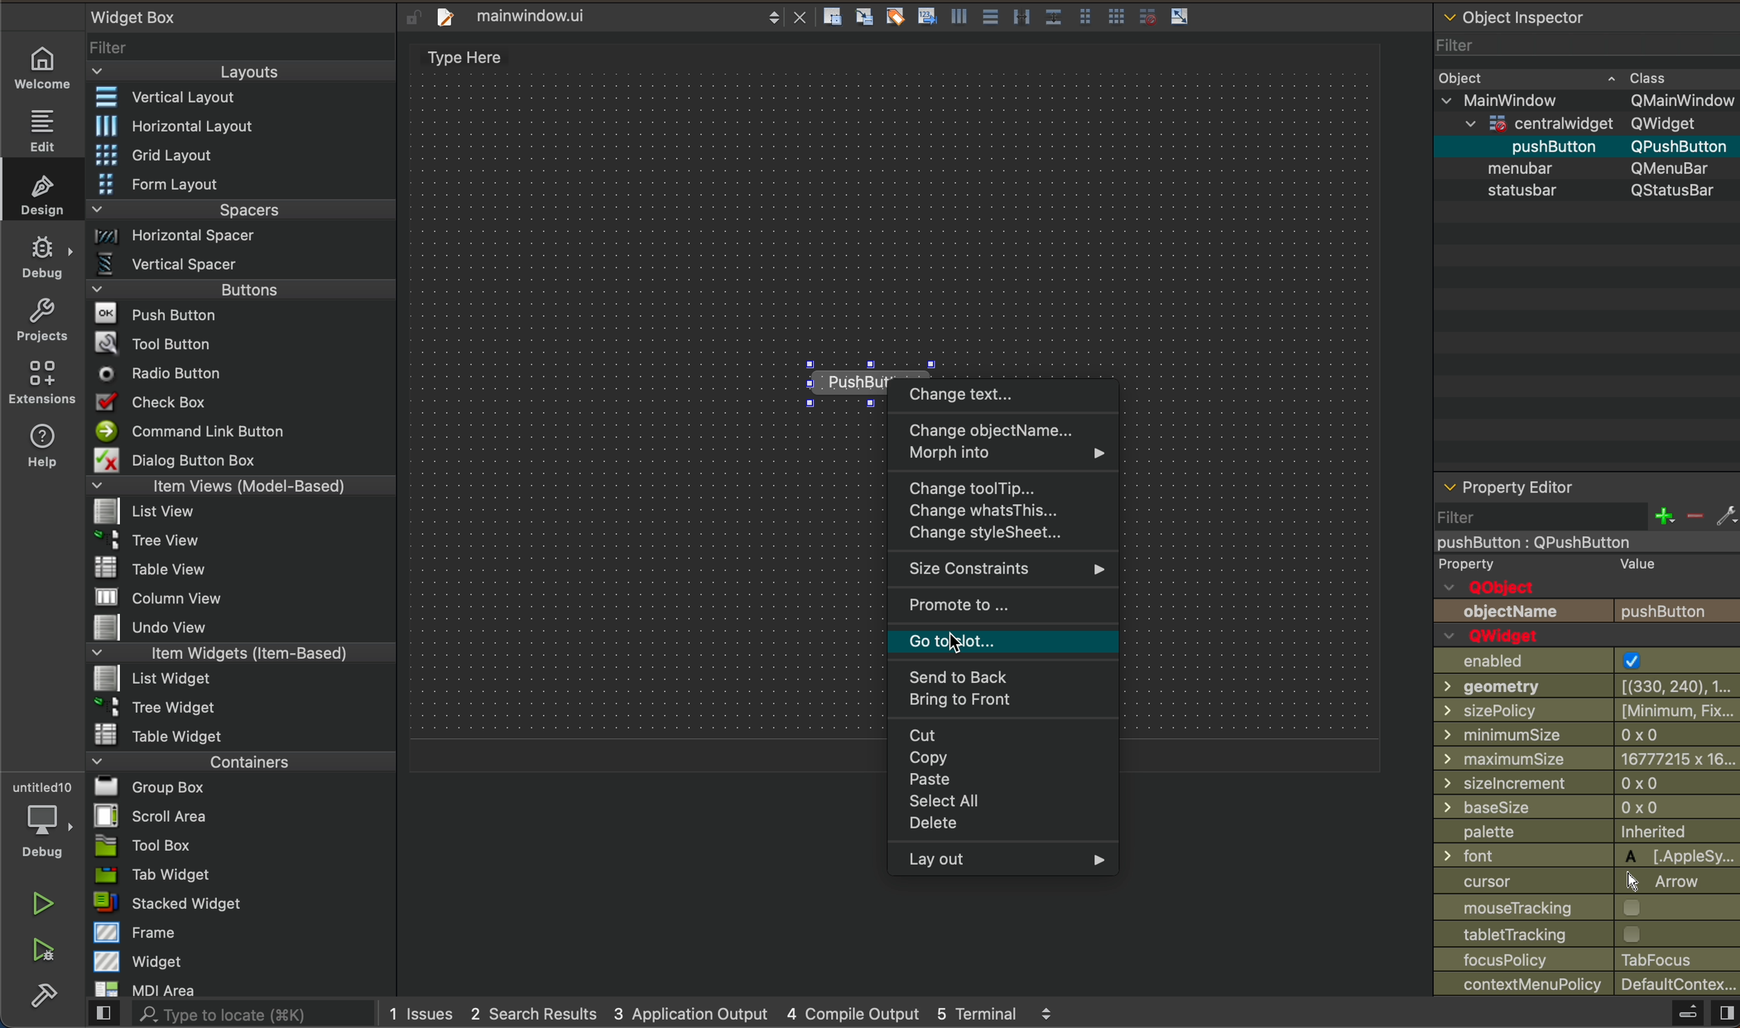 The image size is (1740, 1028). Describe the element at coordinates (238, 736) in the screenshot. I see `table` at that location.